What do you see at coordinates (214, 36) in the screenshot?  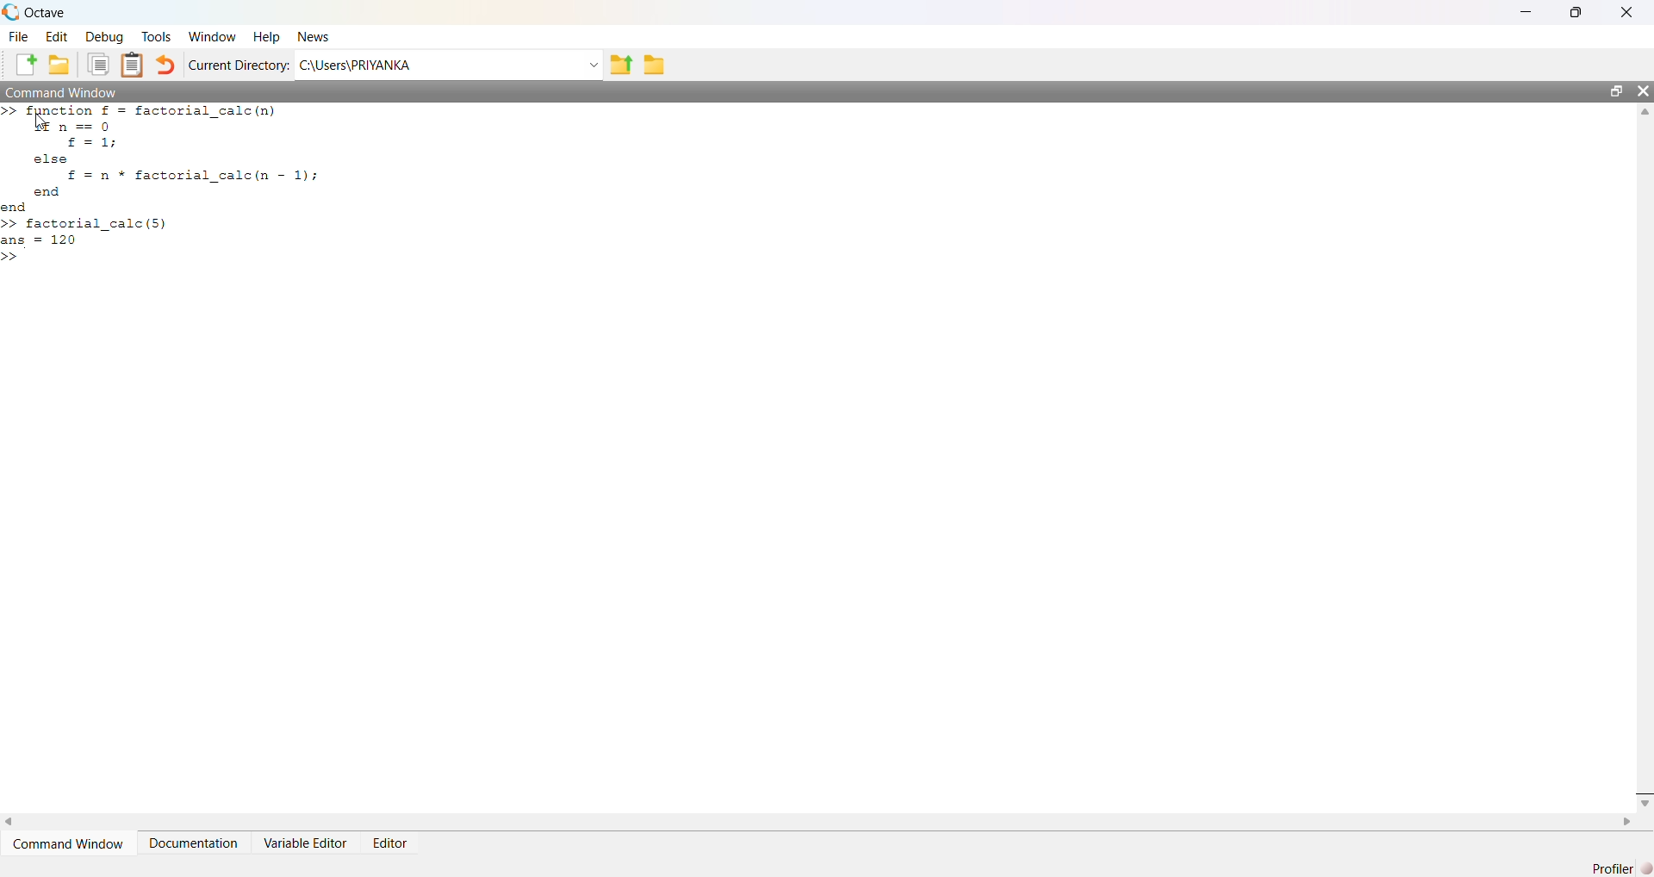 I see `window` at bounding box center [214, 36].